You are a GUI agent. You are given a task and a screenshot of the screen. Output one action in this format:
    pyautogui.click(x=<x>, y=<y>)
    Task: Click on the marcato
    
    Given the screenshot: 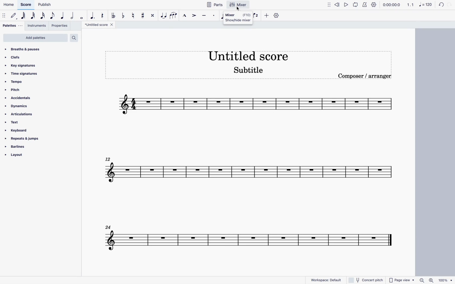 What is the action you would take?
    pyautogui.click(x=184, y=15)
    